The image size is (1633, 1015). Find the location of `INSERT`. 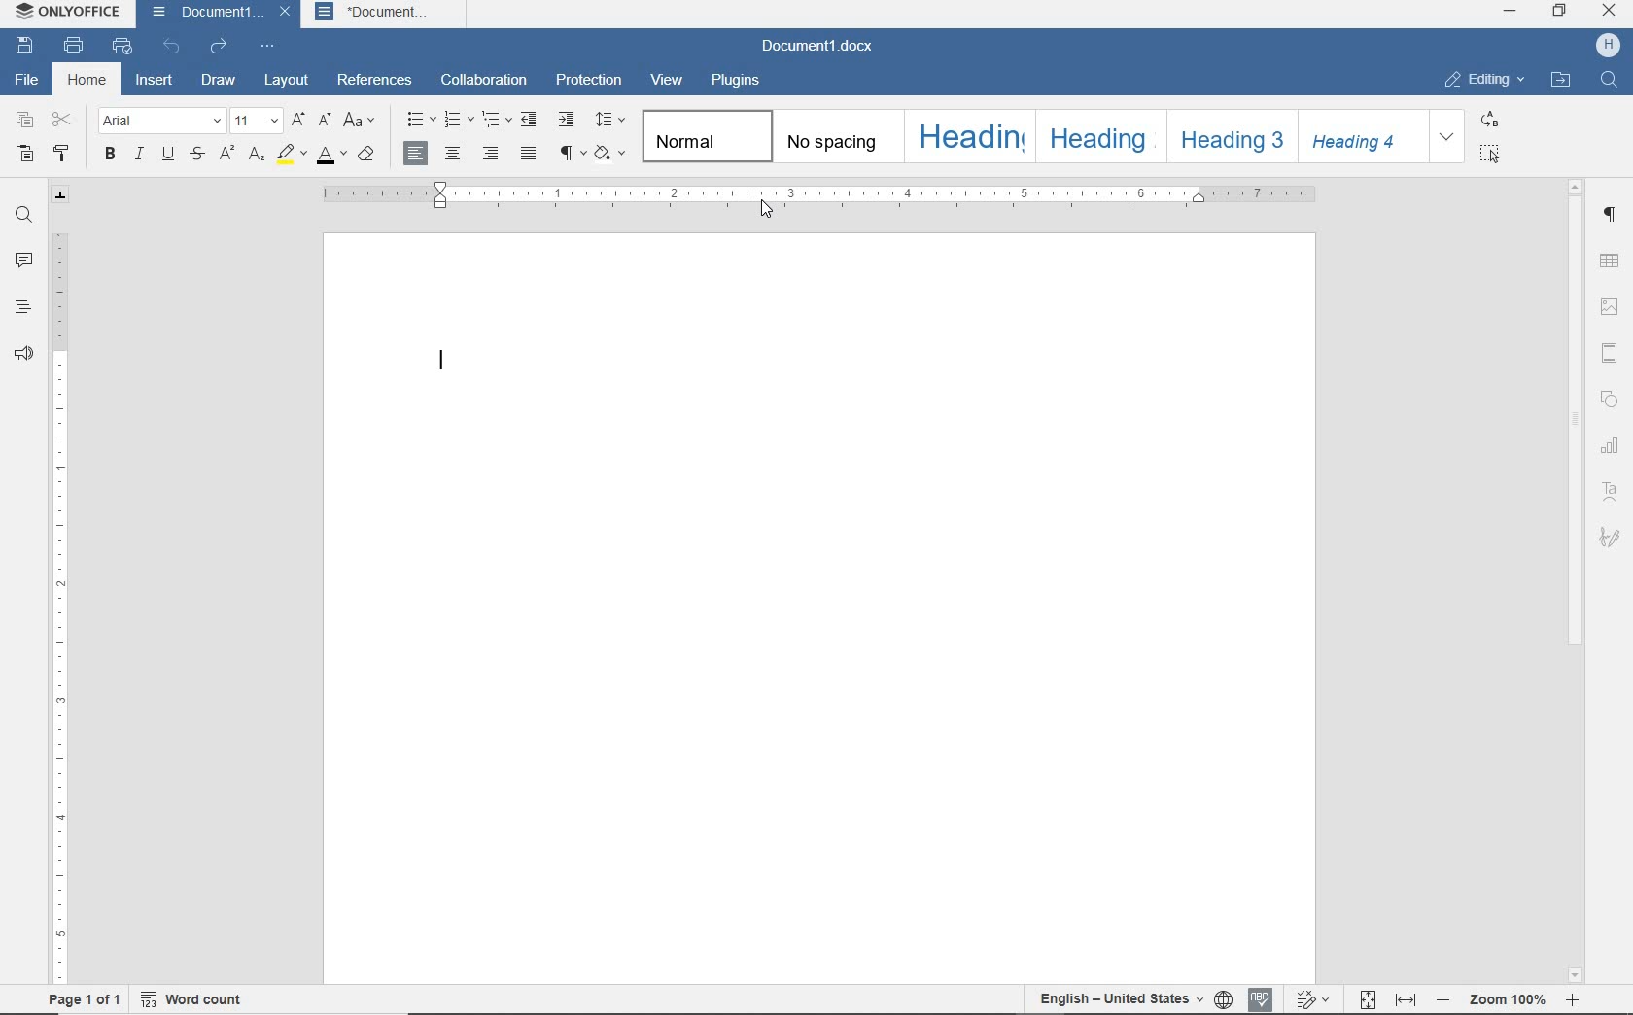

INSERT is located at coordinates (156, 82).